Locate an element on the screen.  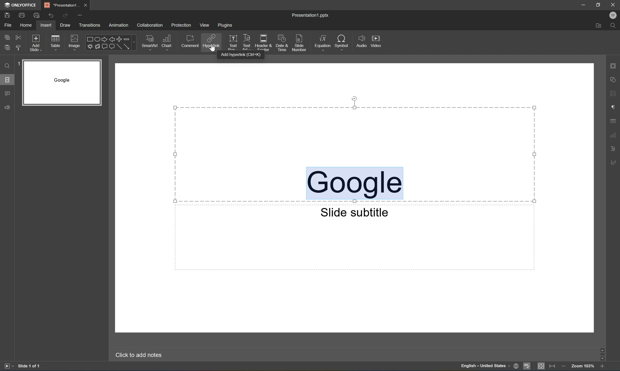
Slides is located at coordinates (7, 79).